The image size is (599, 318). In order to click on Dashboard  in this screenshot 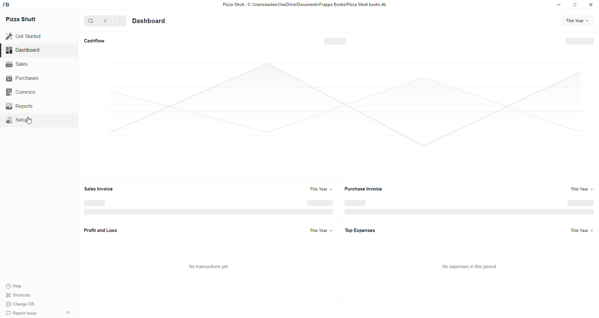, I will do `click(27, 51)`.